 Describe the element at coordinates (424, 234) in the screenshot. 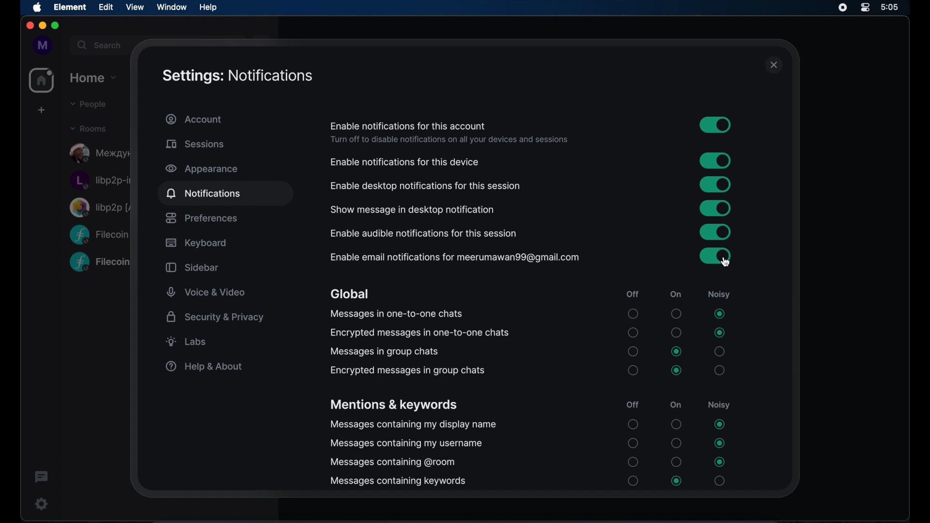

I see `enable audible notifications for this session` at that location.